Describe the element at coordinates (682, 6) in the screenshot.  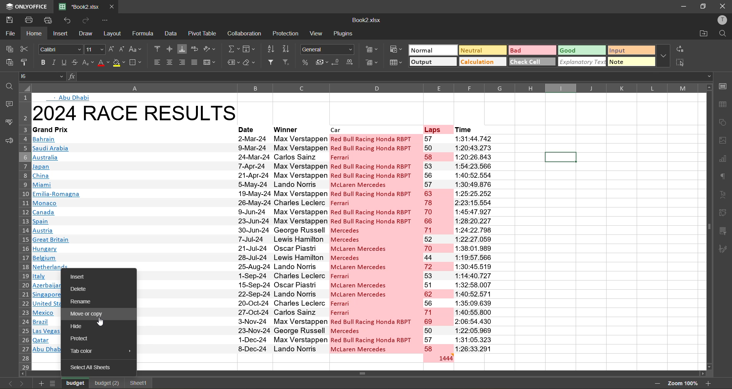
I see `minimize` at that location.